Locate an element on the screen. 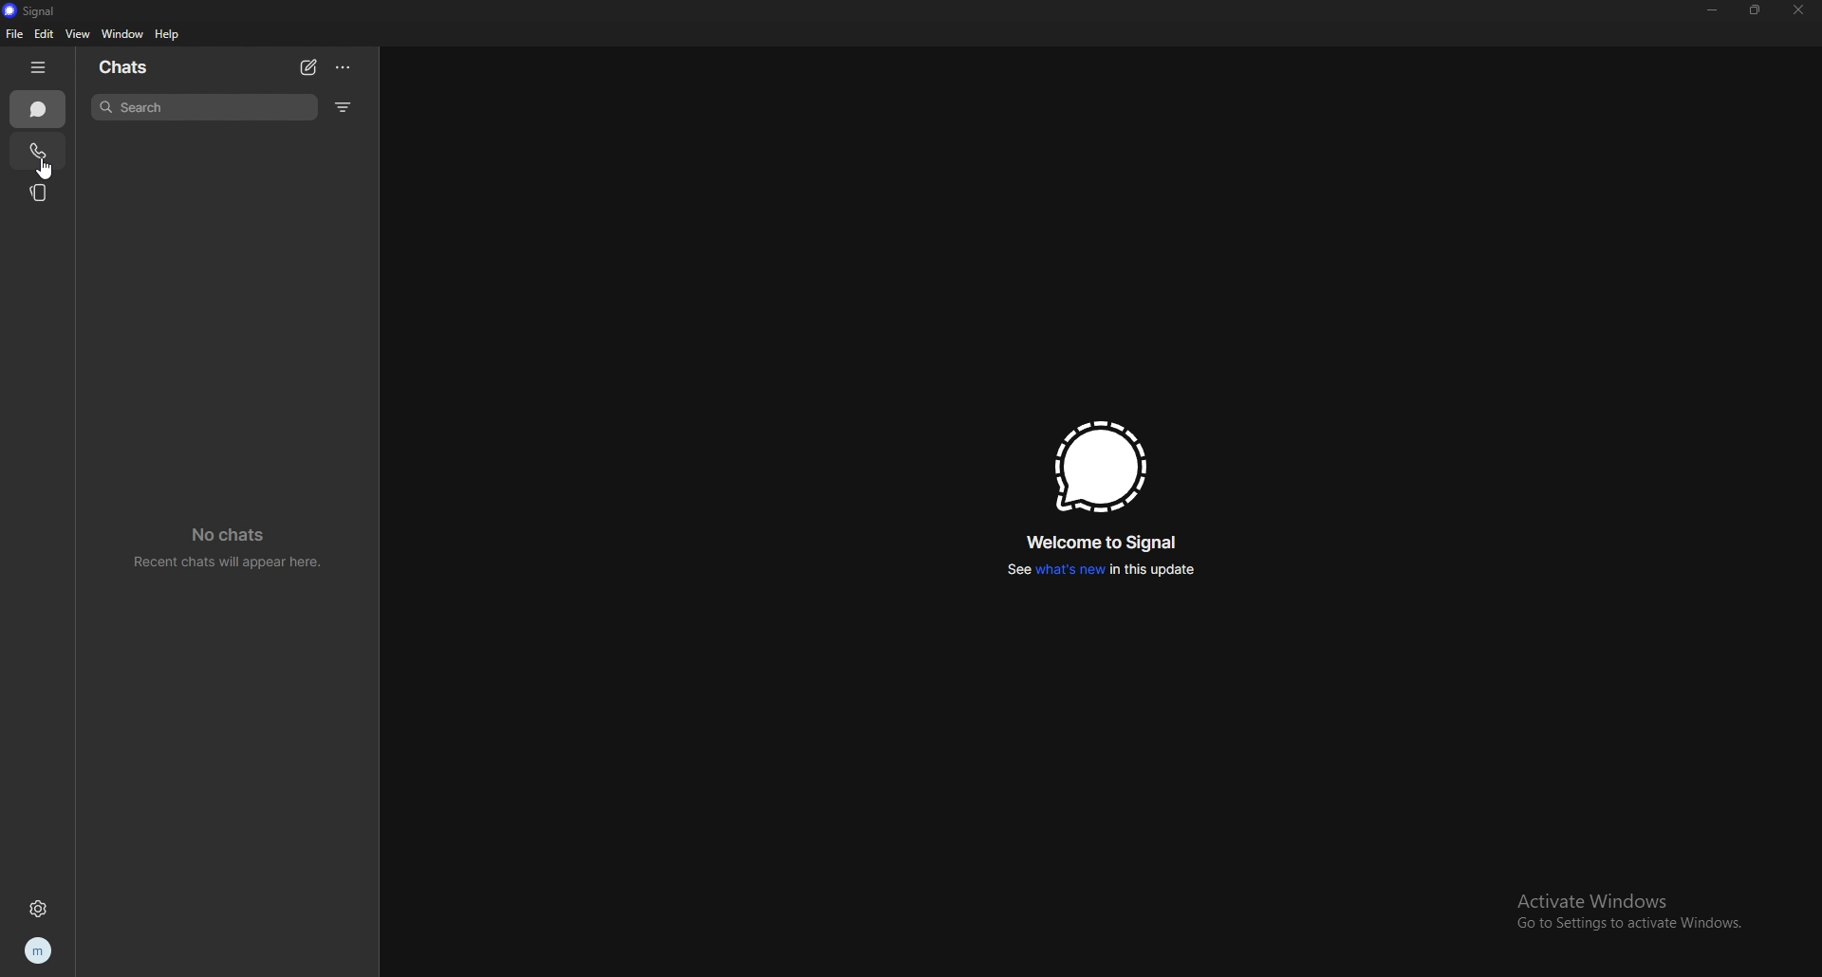  stories is located at coordinates (41, 193).